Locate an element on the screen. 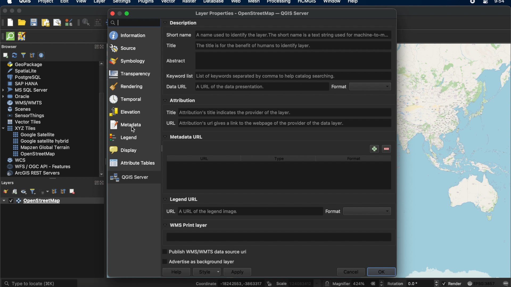  coordinate is located at coordinates (229, 282).